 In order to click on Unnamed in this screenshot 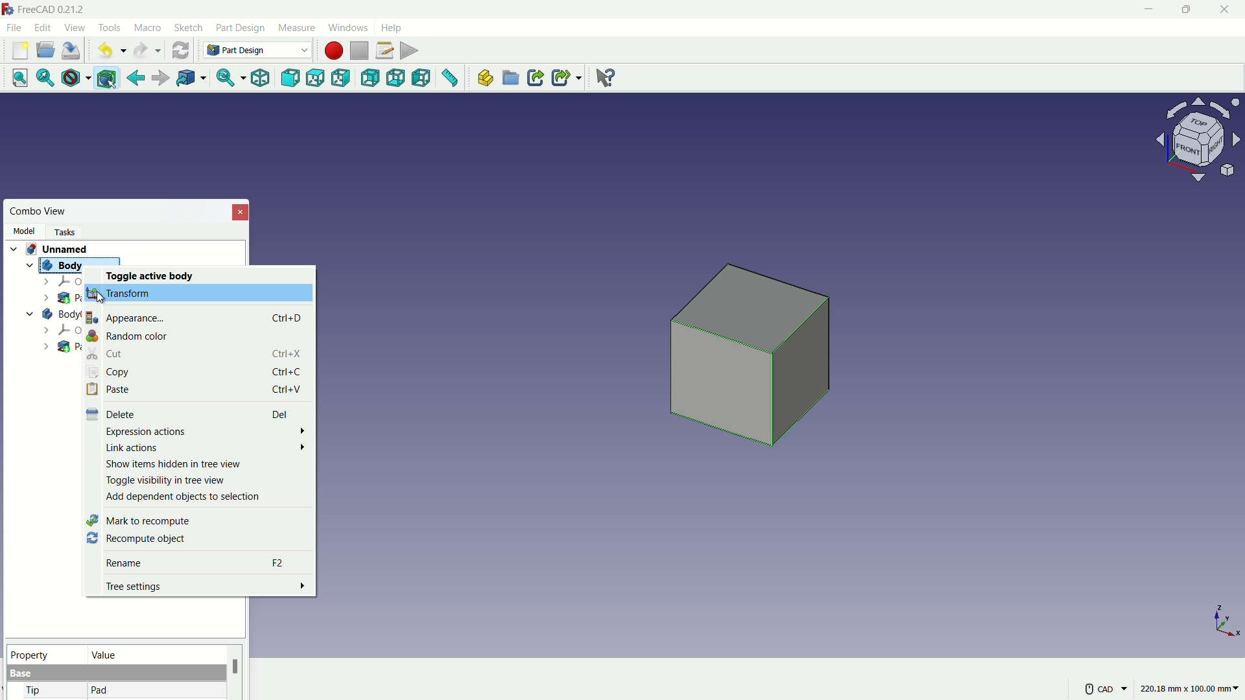, I will do `click(62, 248)`.